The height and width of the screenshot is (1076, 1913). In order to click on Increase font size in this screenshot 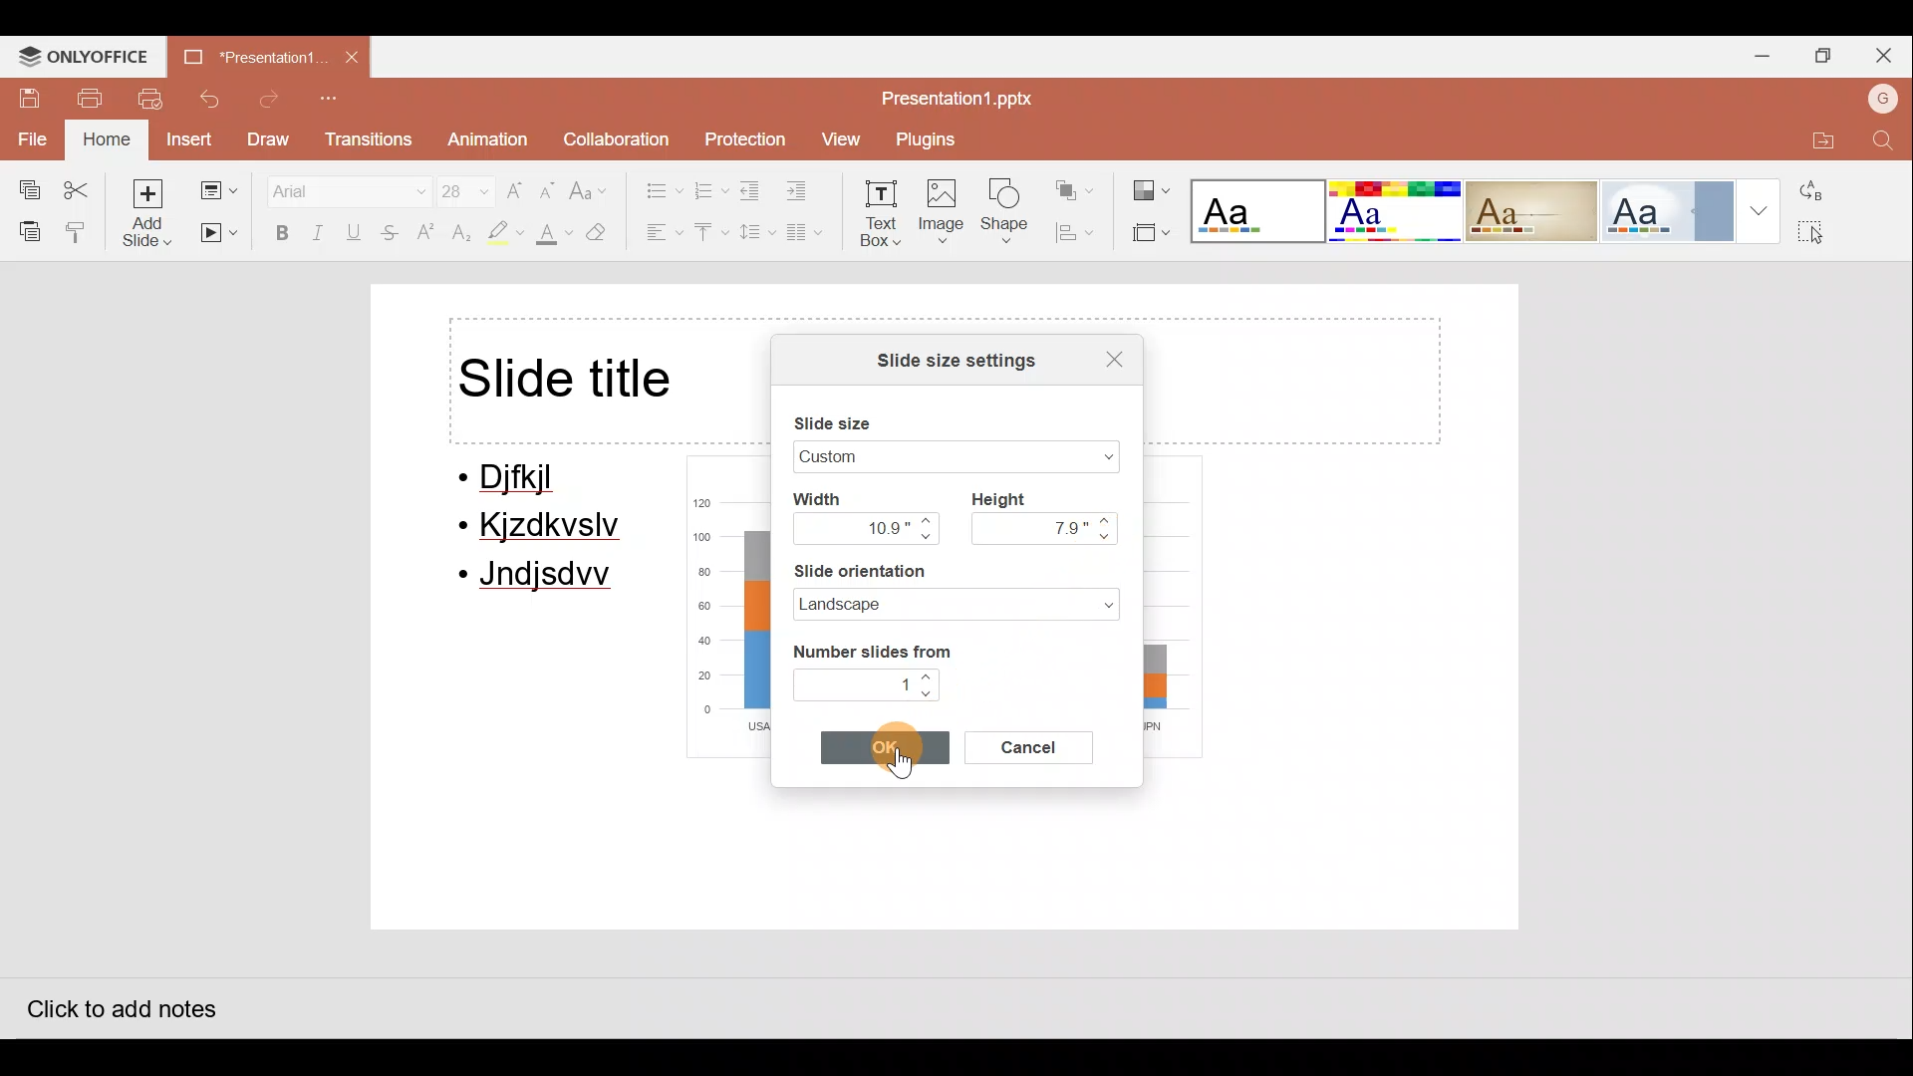, I will do `click(516, 183)`.